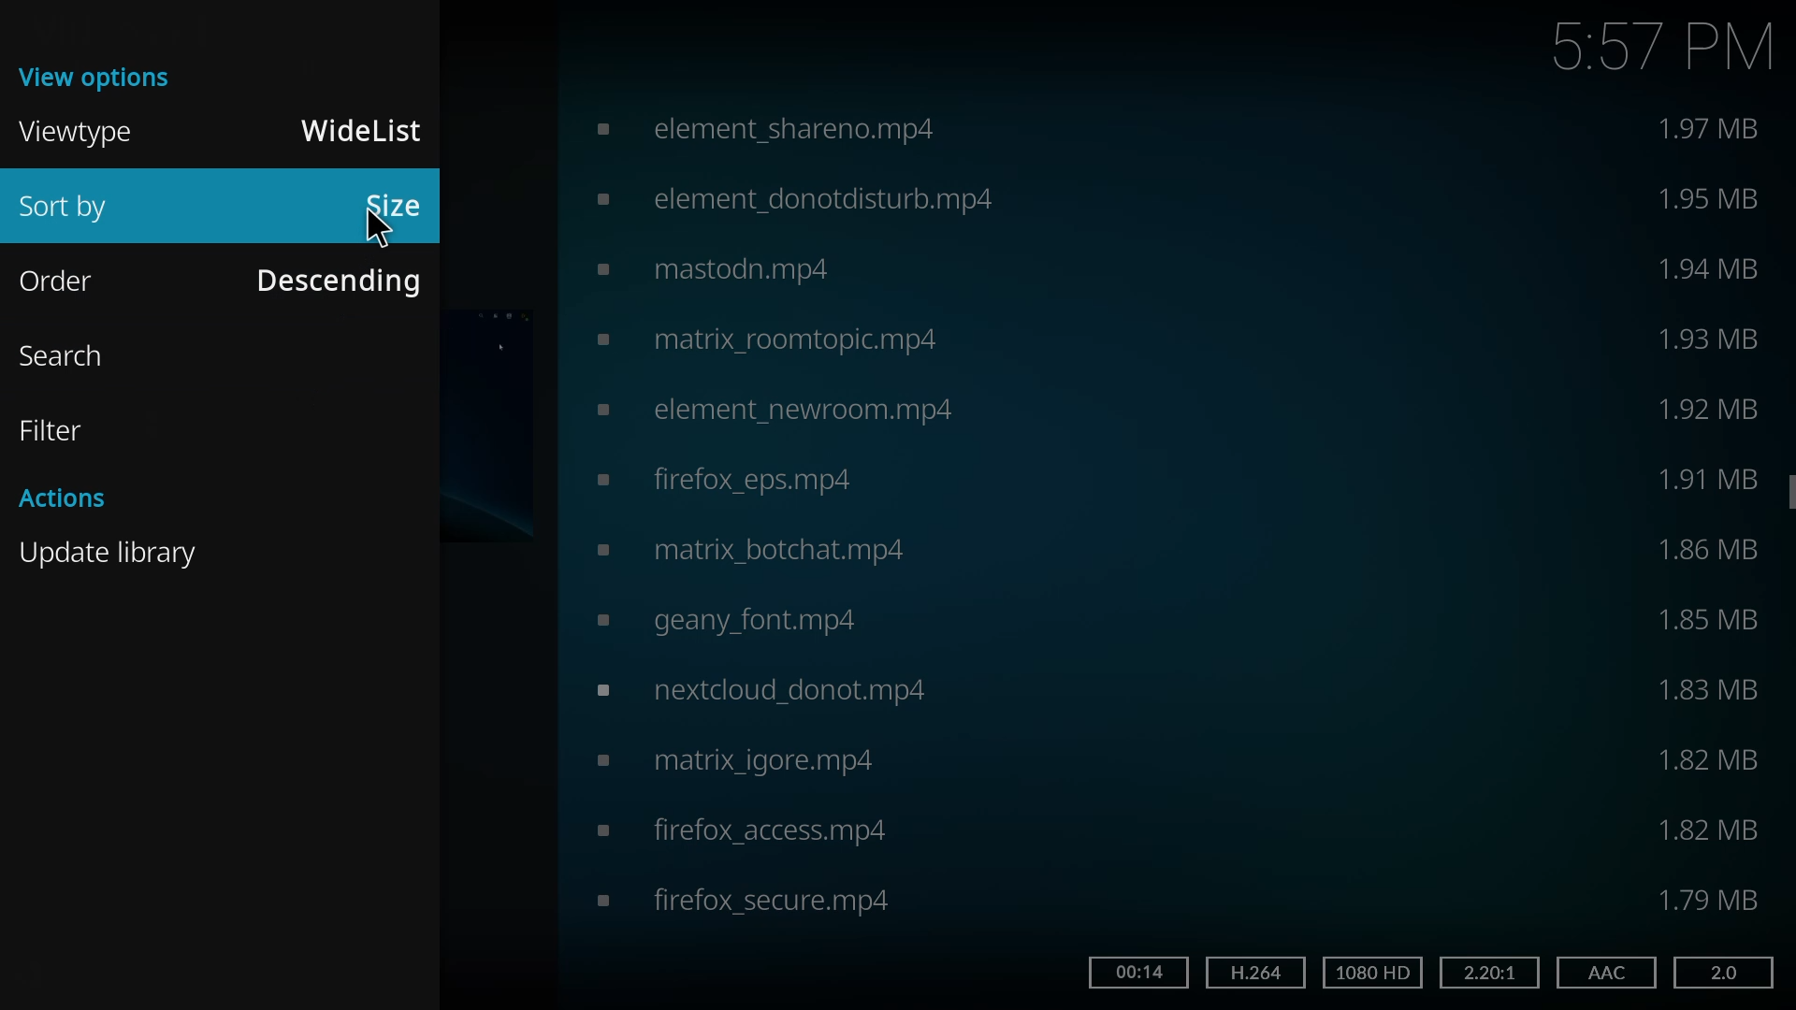 This screenshot has width=1796, height=1010. Describe the element at coordinates (1720, 972) in the screenshot. I see `2` at that location.